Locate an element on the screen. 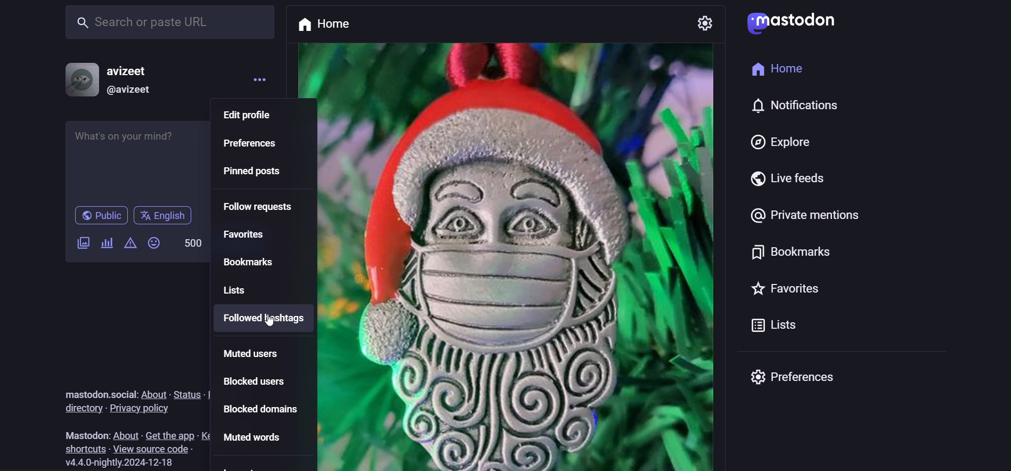  pinned post is located at coordinates (255, 176).